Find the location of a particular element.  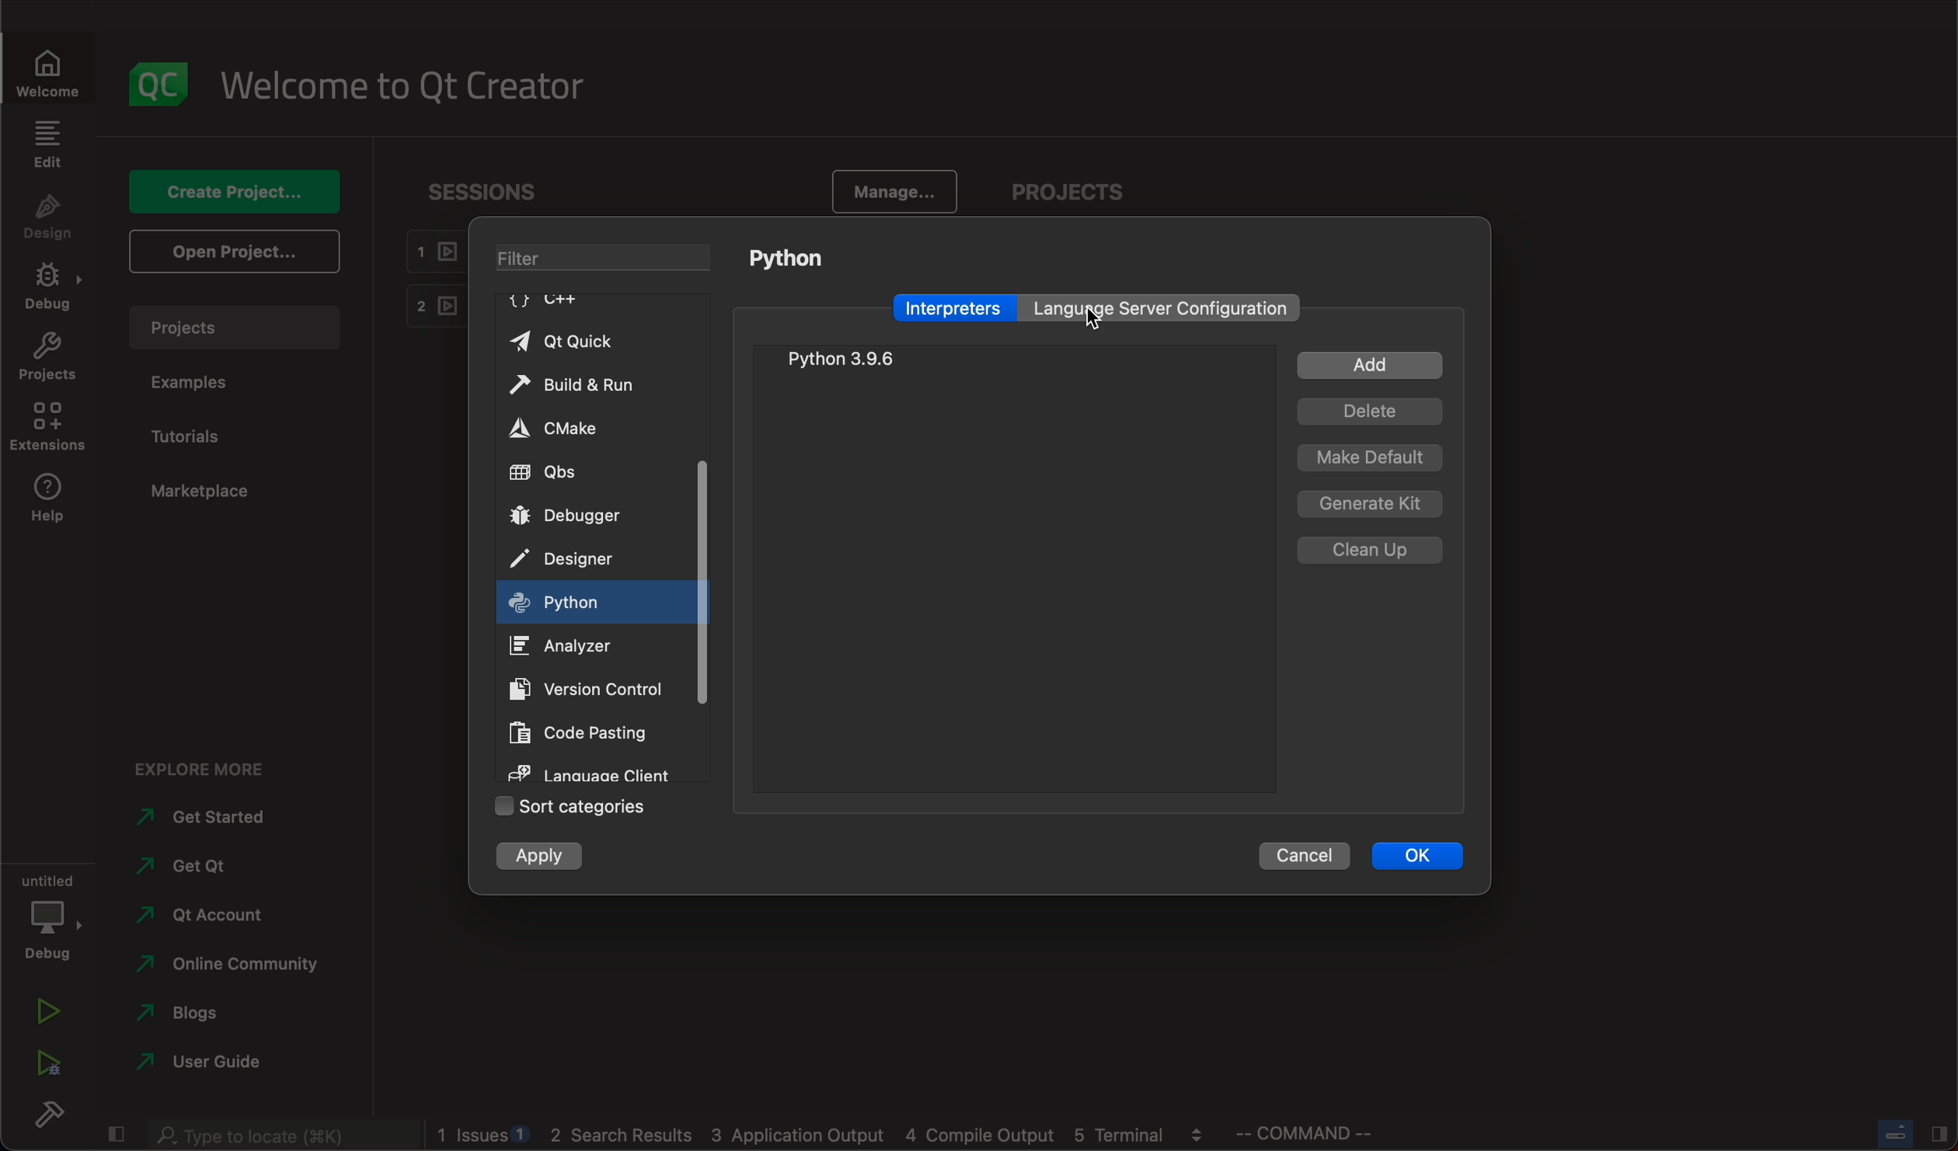

close slide bar is located at coordinates (1909, 1133).